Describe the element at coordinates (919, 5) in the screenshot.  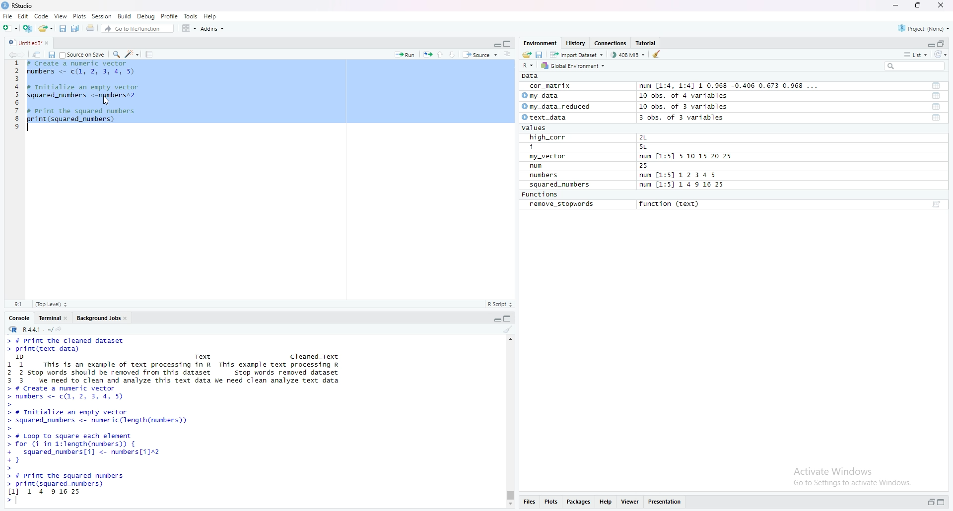
I see `maximize` at that location.